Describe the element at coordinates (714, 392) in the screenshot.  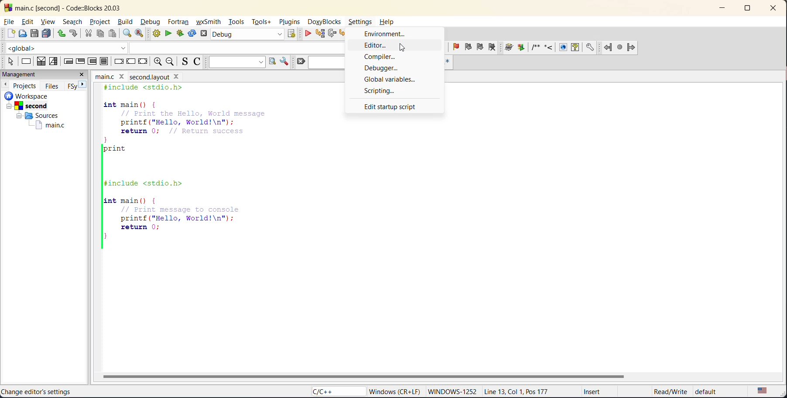
I see `default` at that location.